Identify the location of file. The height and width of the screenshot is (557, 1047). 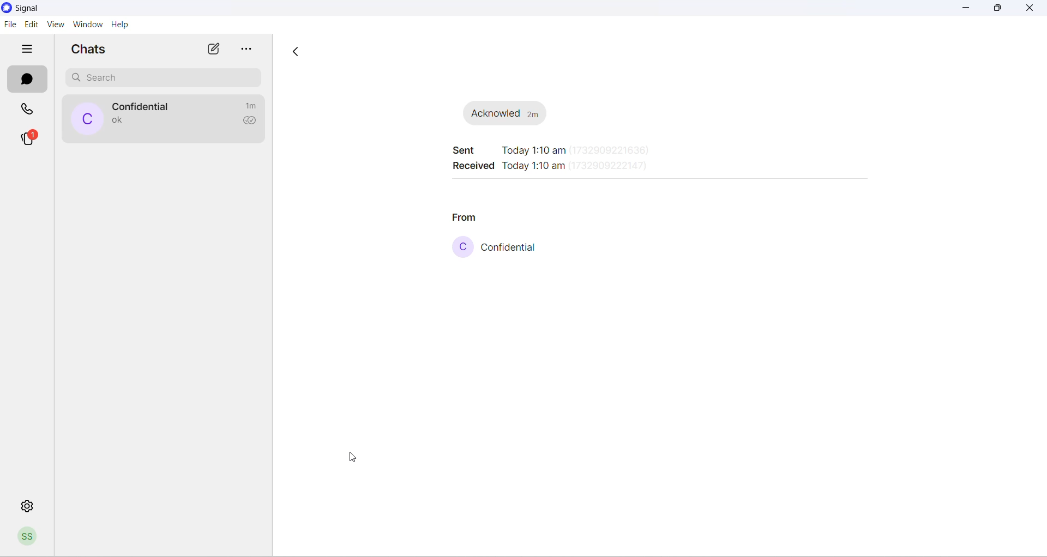
(9, 23).